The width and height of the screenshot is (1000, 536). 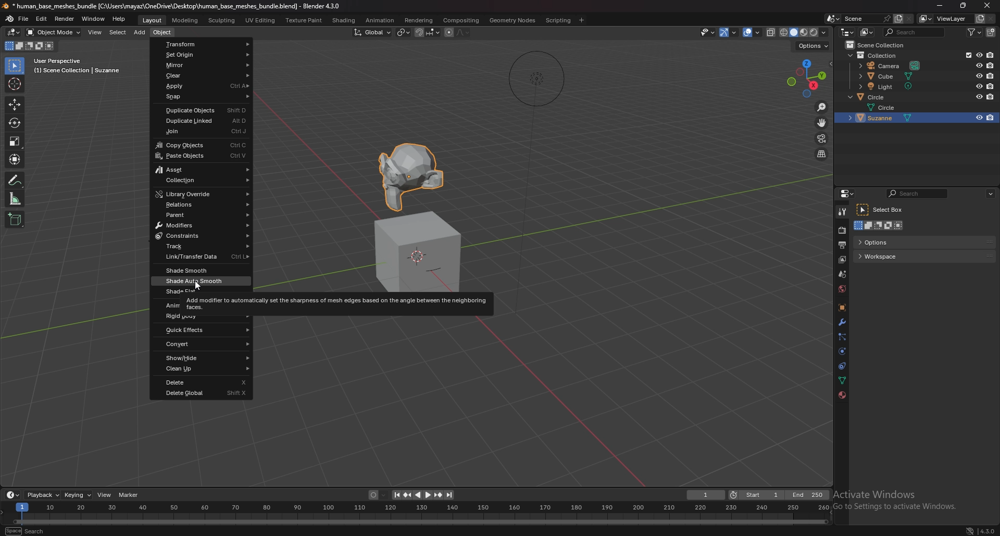 What do you see at coordinates (13, 495) in the screenshot?
I see `editor type` at bounding box center [13, 495].